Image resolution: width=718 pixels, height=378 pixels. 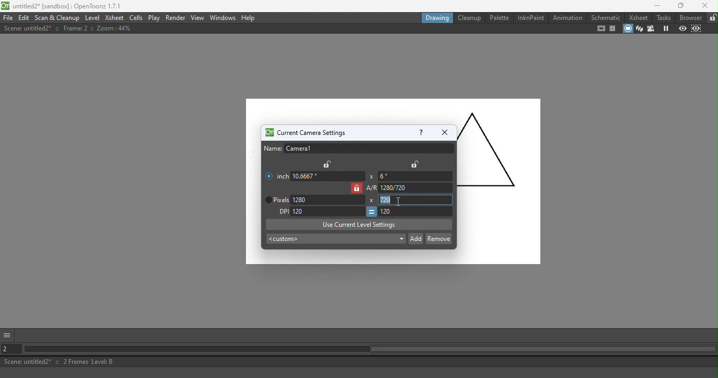 I want to click on Drop down menu, so click(x=335, y=239).